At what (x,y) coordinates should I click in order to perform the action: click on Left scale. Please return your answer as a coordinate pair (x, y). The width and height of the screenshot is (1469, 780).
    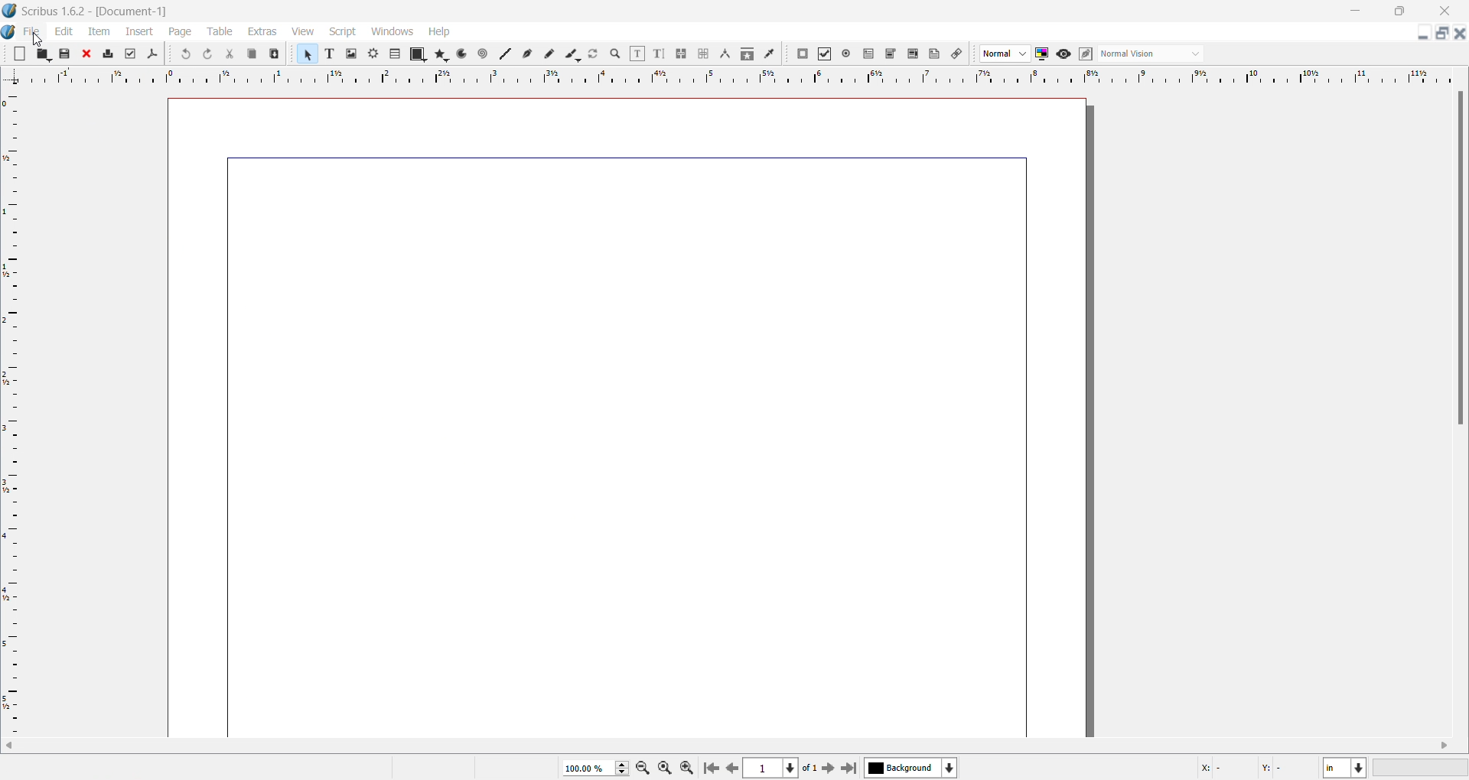
    Looking at the image, I should click on (12, 401).